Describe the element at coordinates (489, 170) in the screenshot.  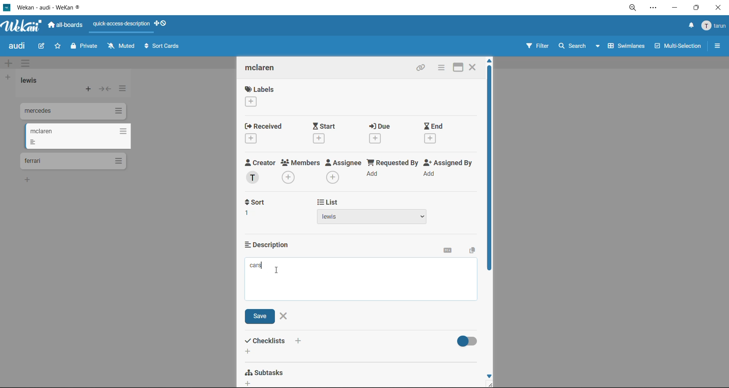
I see `vertical scroll bar` at that location.